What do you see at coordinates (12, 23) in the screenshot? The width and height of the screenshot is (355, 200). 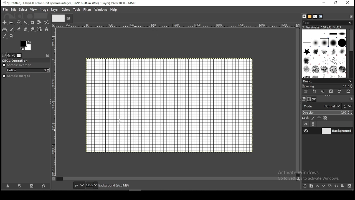 I see `rectangular selection tool` at bounding box center [12, 23].